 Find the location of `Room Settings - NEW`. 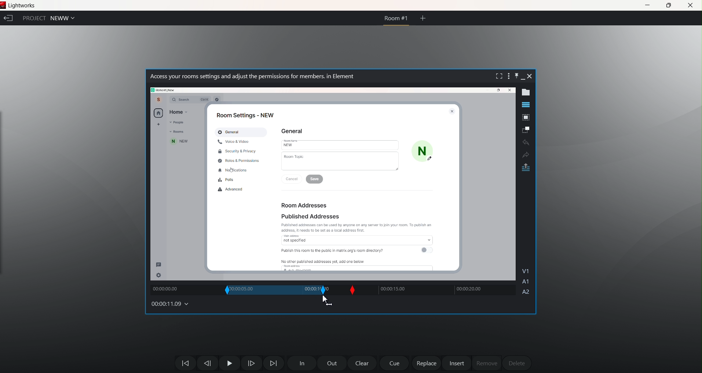

Room Settings - NEW is located at coordinates (242, 115).